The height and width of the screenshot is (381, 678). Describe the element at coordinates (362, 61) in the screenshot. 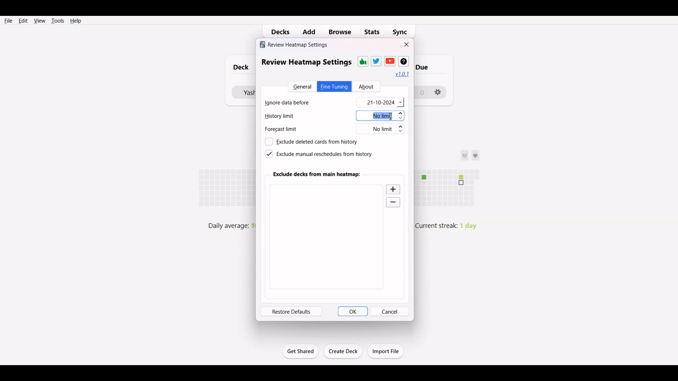

I see `Thums-up` at that location.